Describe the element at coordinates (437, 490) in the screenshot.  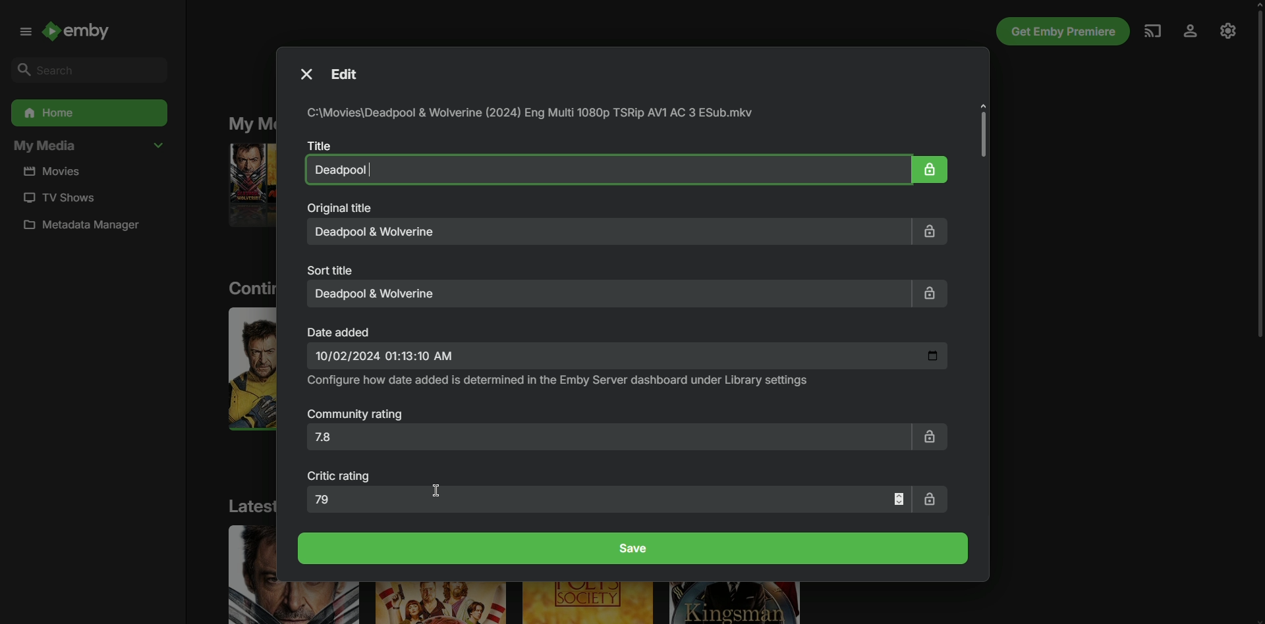
I see `Cursor` at that location.